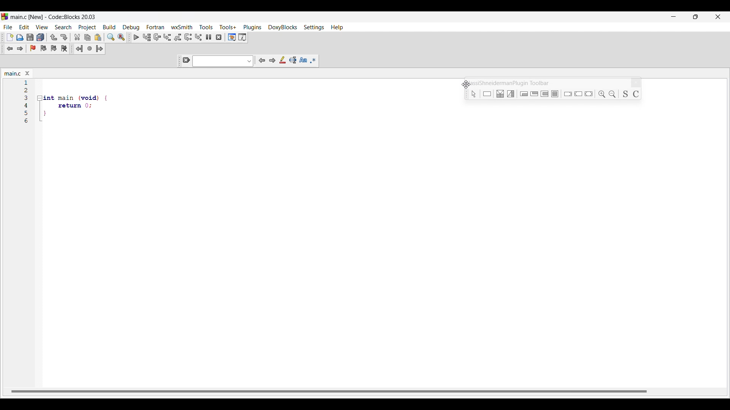 This screenshot has width=730, height=410. Describe the element at coordinates (718, 17) in the screenshot. I see `Close interface` at that location.